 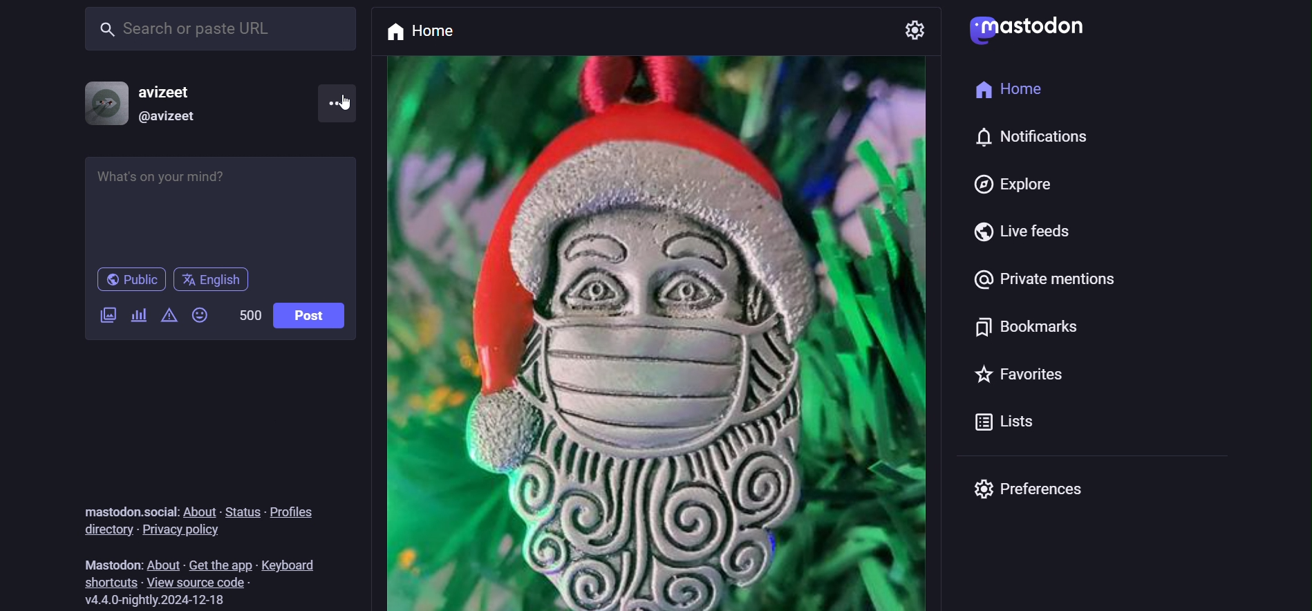 What do you see at coordinates (215, 30) in the screenshot?
I see `search or paste URL` at bounding box center [215, 30].